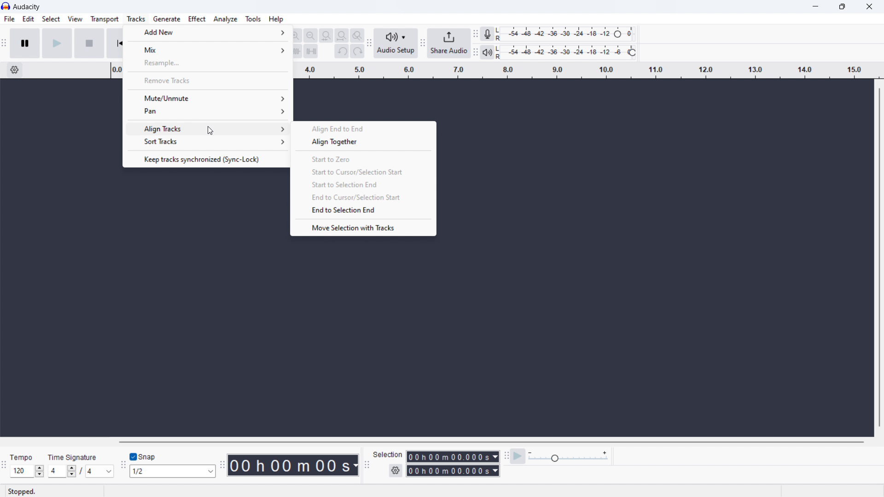 The width and height of the screenshot is (884, 497). I want to click on effect, so click(197, 19).